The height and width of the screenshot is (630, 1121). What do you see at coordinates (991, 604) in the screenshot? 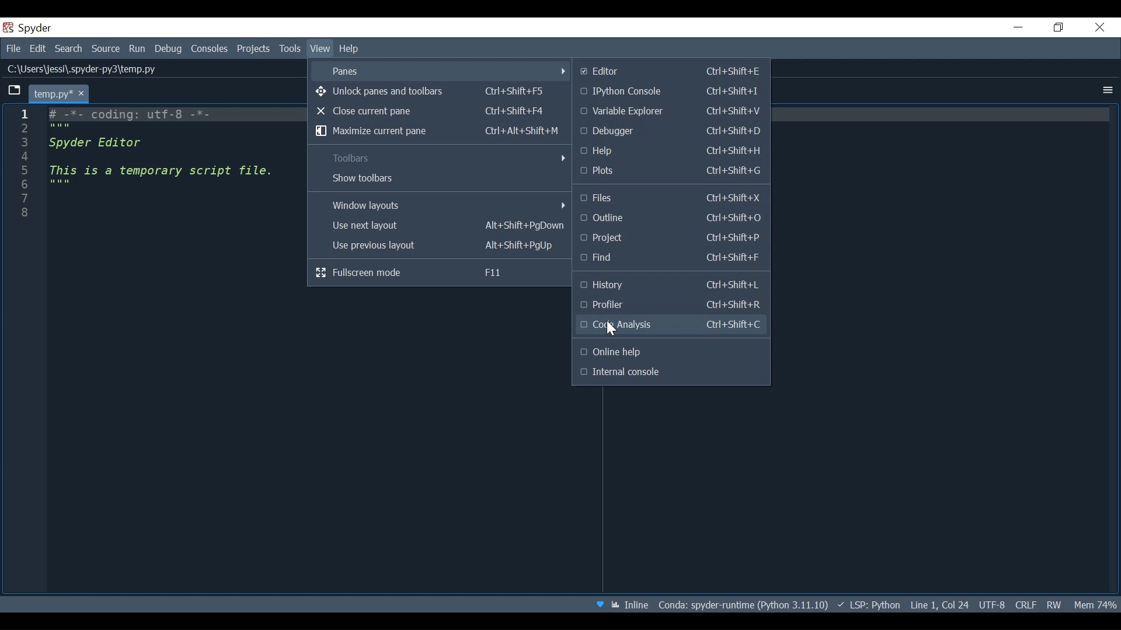
I see `File Encoding` at bounding box center [991, 604].